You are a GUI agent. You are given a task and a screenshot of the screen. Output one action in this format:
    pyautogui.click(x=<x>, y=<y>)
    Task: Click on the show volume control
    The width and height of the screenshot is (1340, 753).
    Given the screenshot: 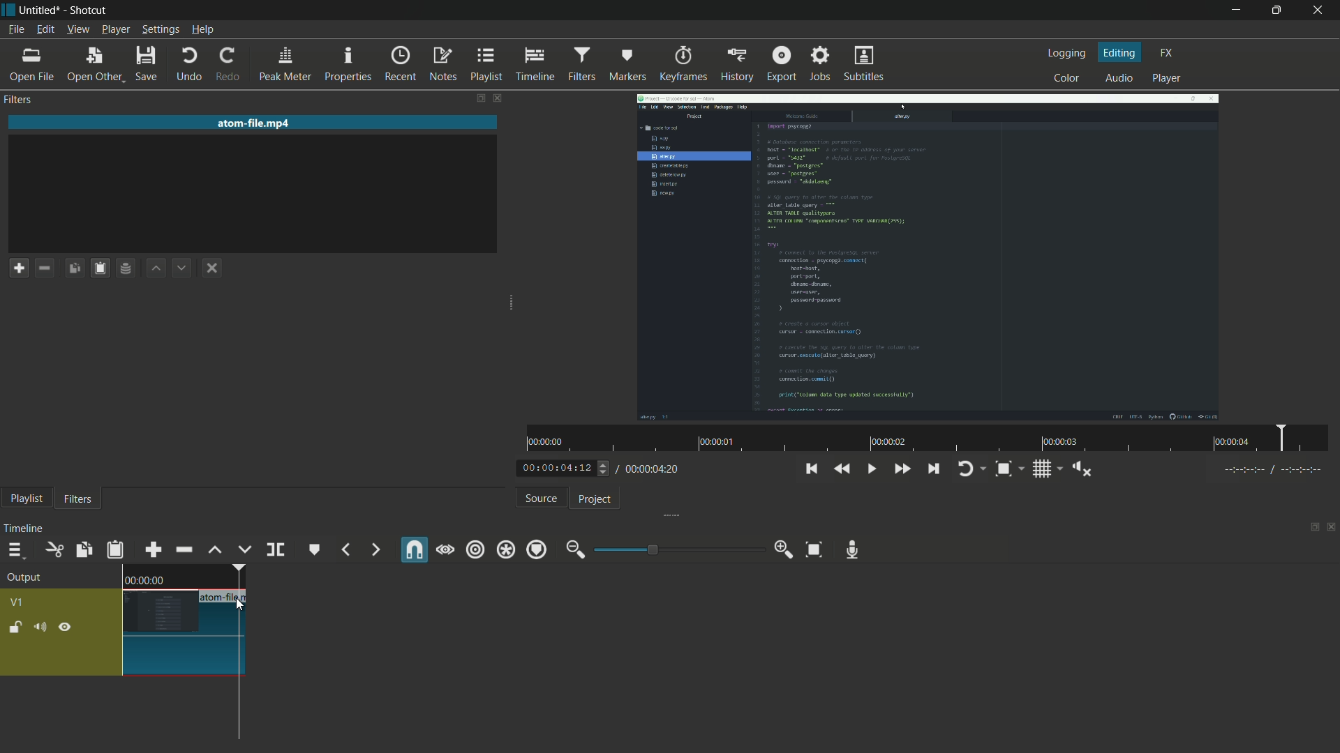 What is the action you would take?
    pyautogui.click(x=1082, y=469)
    